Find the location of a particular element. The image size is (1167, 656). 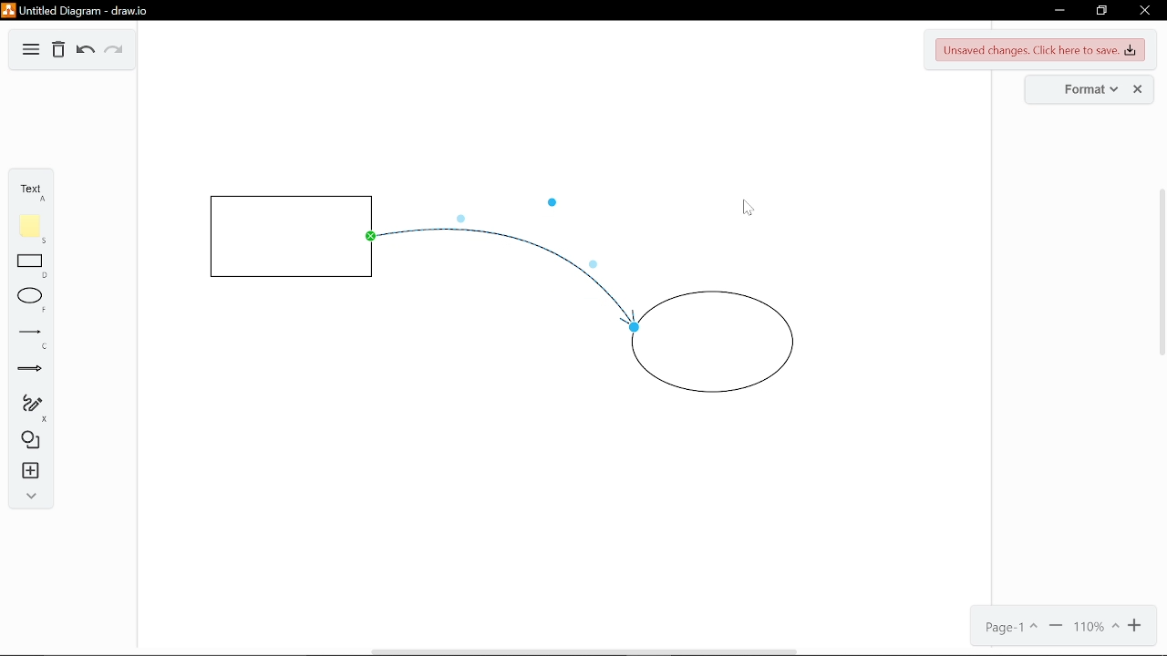

Zoom in is located at coordinates (1138, 626).